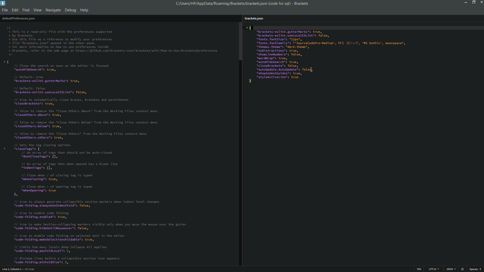  Describe the element at coordinates (473, 2) in the screenshot. I see `maximize` at that location.